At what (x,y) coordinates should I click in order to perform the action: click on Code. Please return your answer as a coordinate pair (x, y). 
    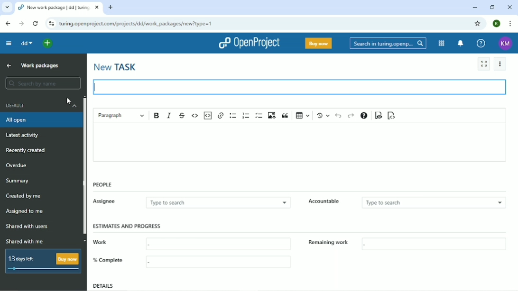
    Looking at the image, I should click on (195, 115).